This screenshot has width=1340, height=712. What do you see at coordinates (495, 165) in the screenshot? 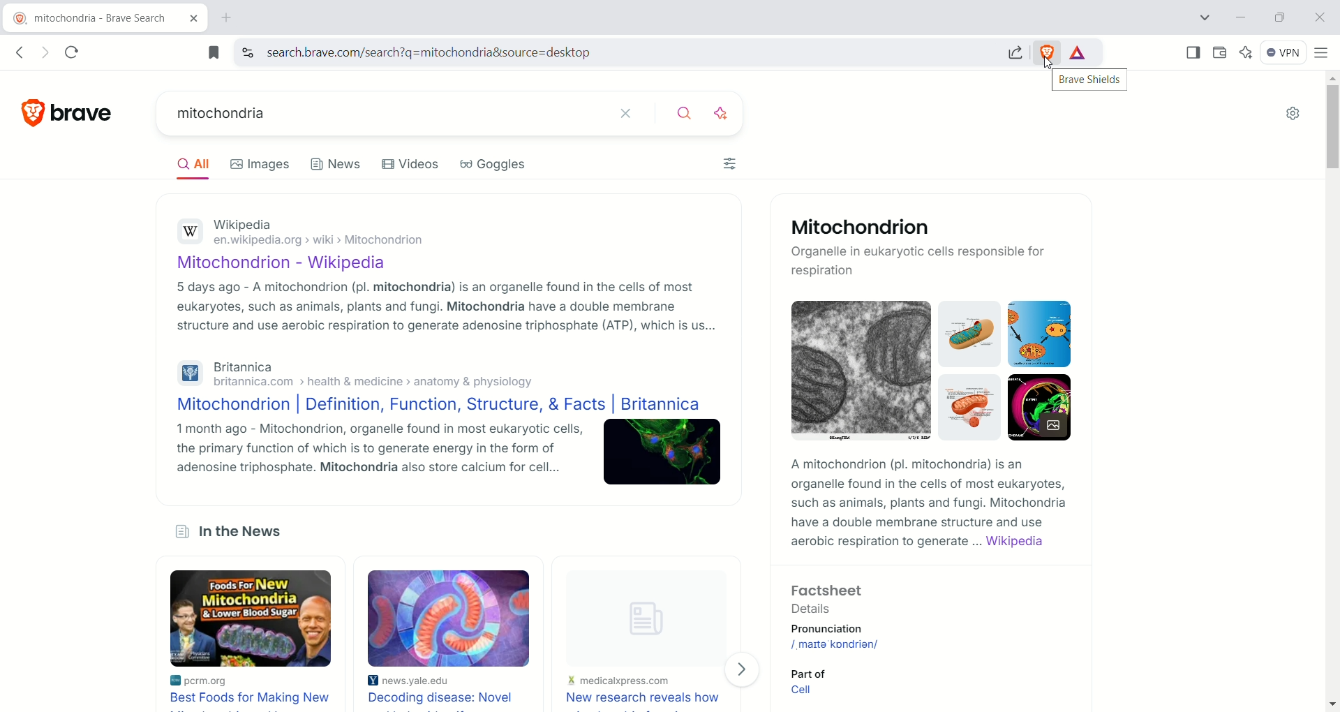
I see `Goggles` at bounding box center [495, 165].